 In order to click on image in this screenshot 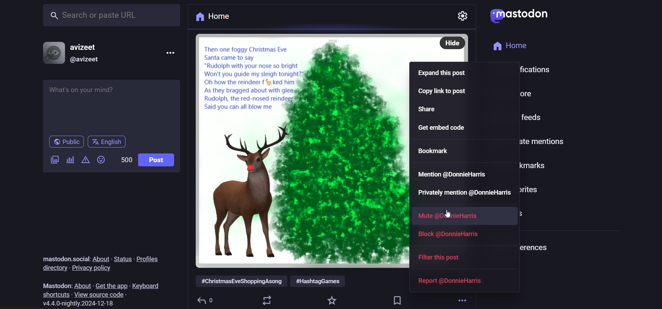, I will do `click(300, 151)`.